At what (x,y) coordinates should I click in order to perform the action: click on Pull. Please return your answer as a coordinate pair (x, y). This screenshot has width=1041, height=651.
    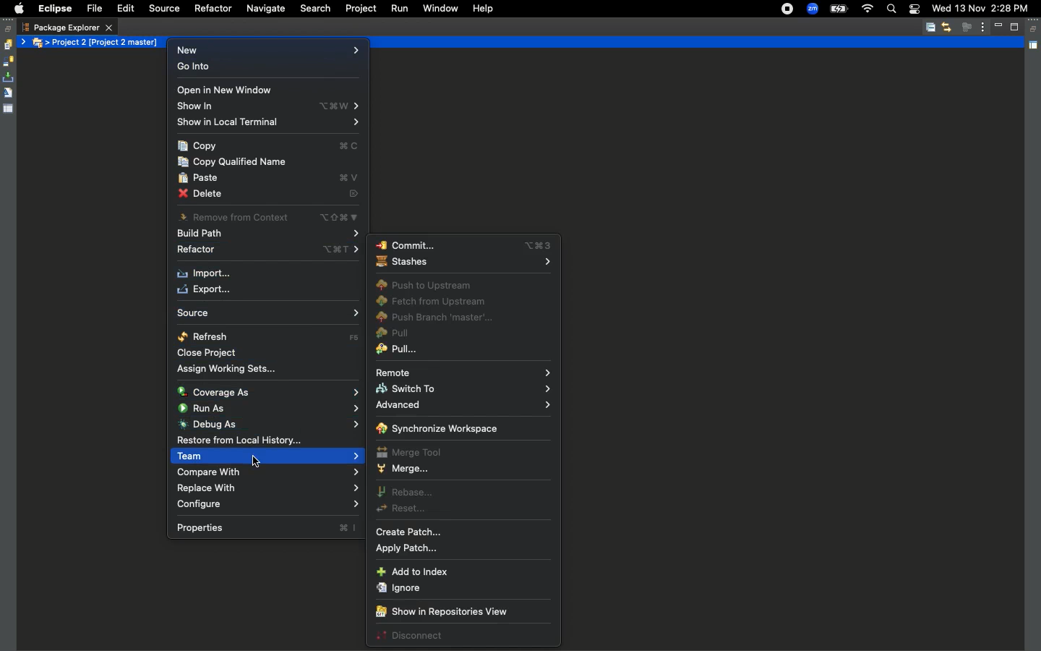
    Looking at the image, I should click on (393, 335).